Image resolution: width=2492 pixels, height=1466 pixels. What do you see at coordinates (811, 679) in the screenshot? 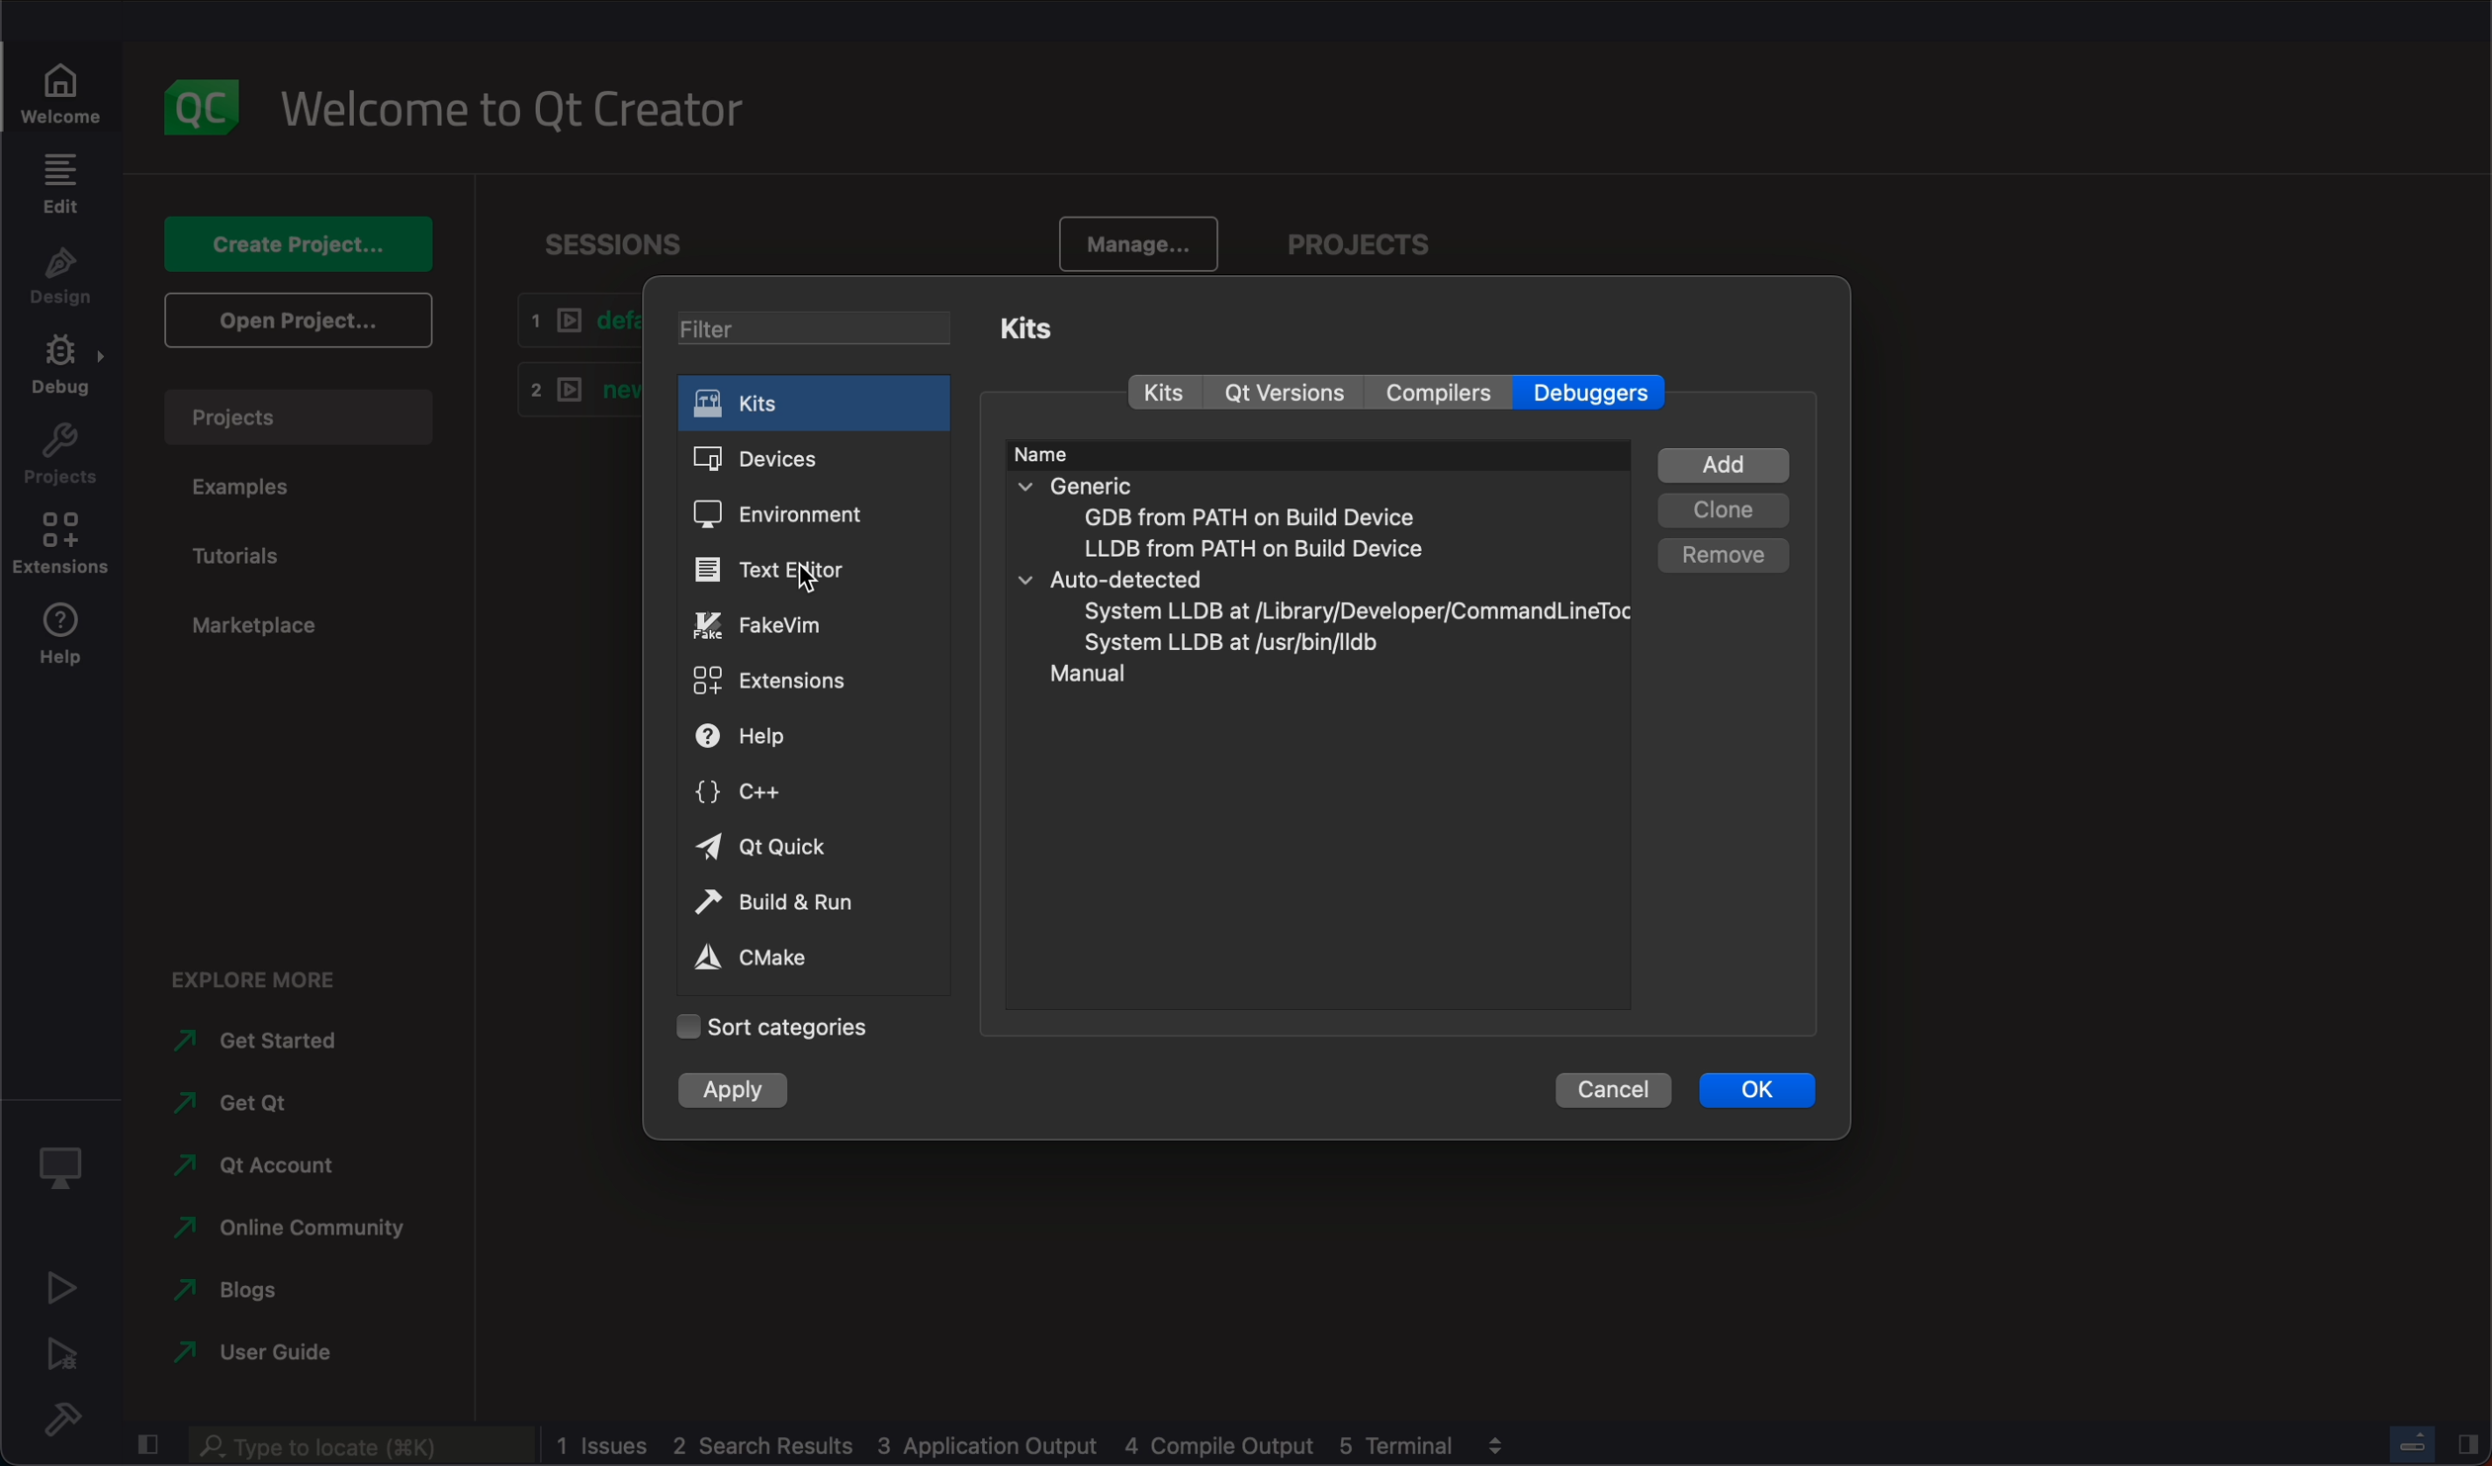
I see `extensions` at bounding box center [811, 679].